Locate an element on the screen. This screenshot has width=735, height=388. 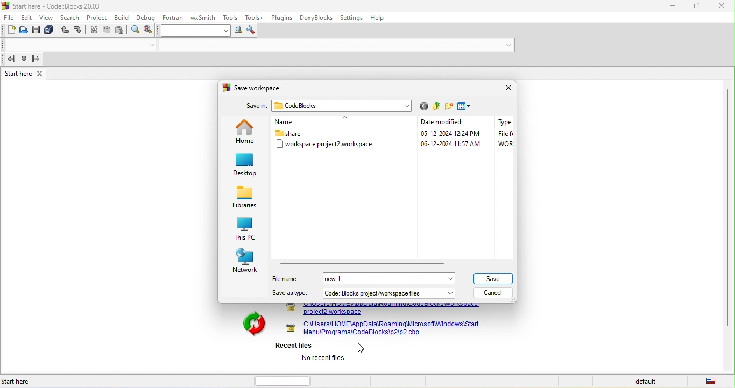
run search is located at coordinates (237, 31).